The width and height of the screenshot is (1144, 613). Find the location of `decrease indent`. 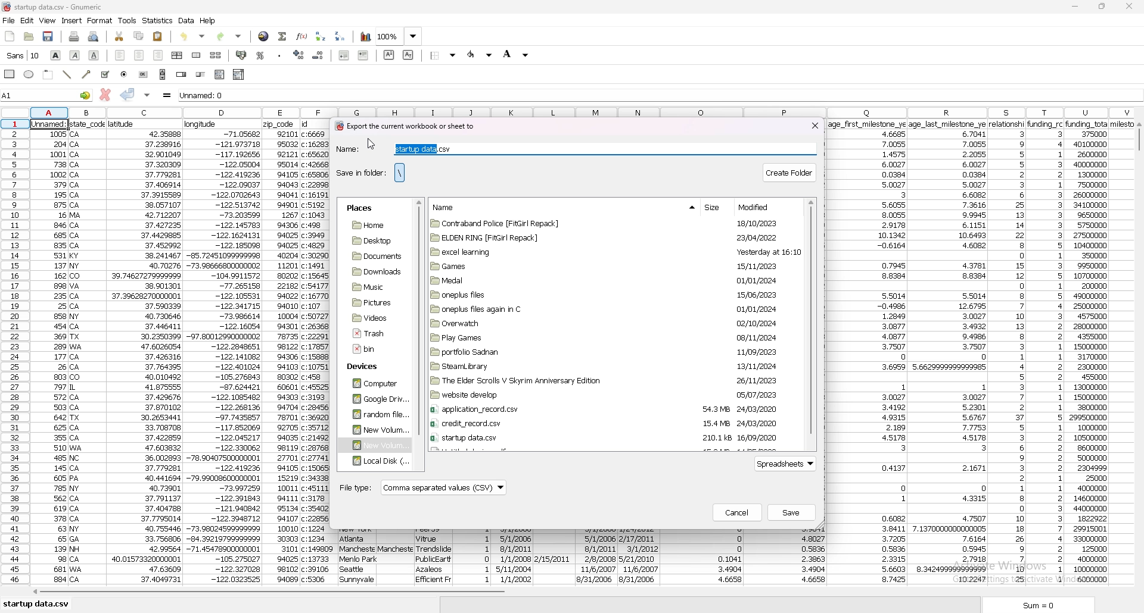

decrease indent is located at coordinates (346, 55).